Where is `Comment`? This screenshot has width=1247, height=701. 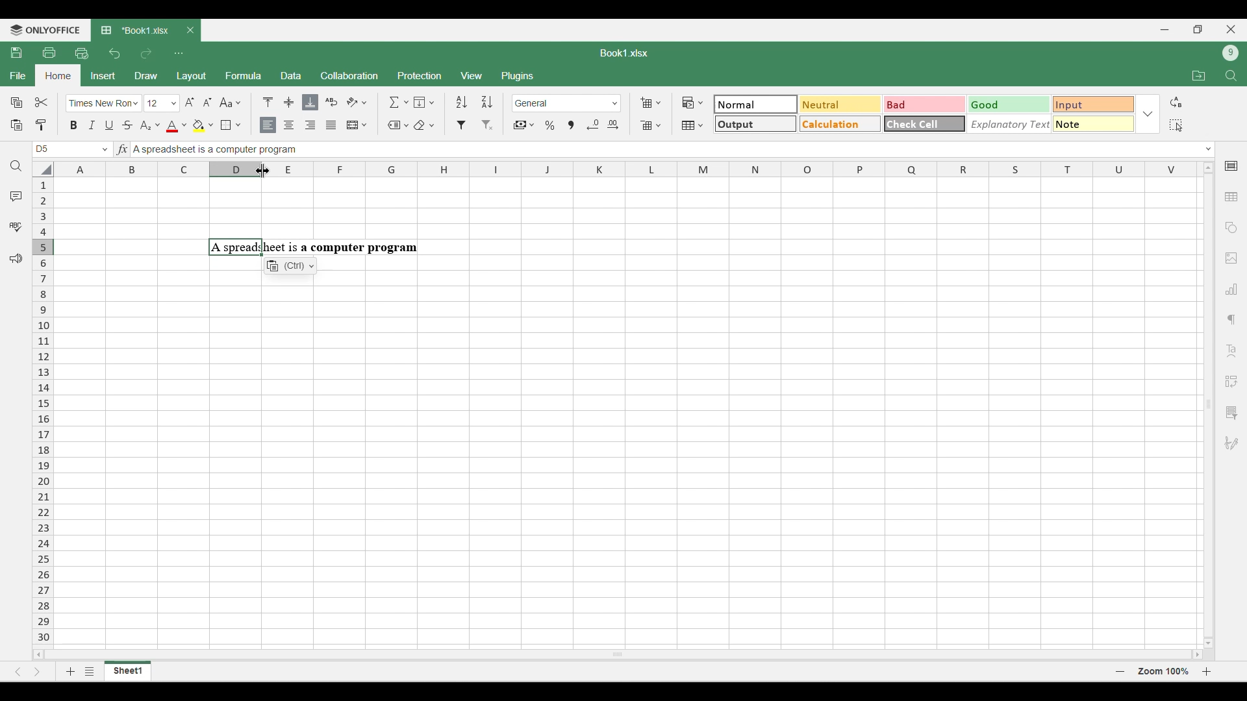
Comment is located at coordinates (16, 196).